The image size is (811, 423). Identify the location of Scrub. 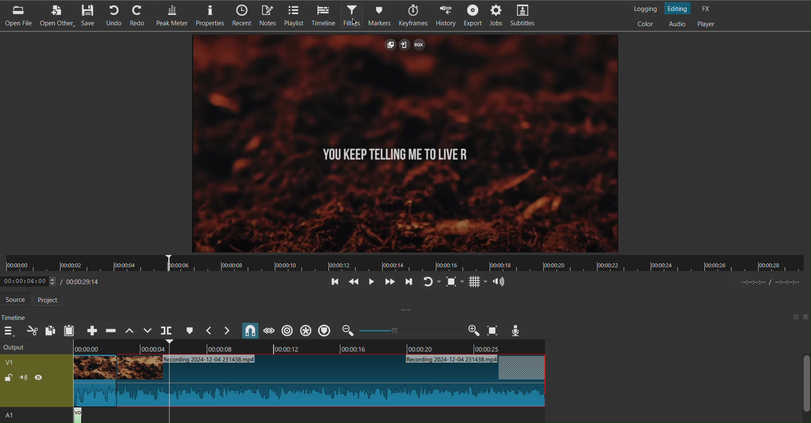
(268, 331).